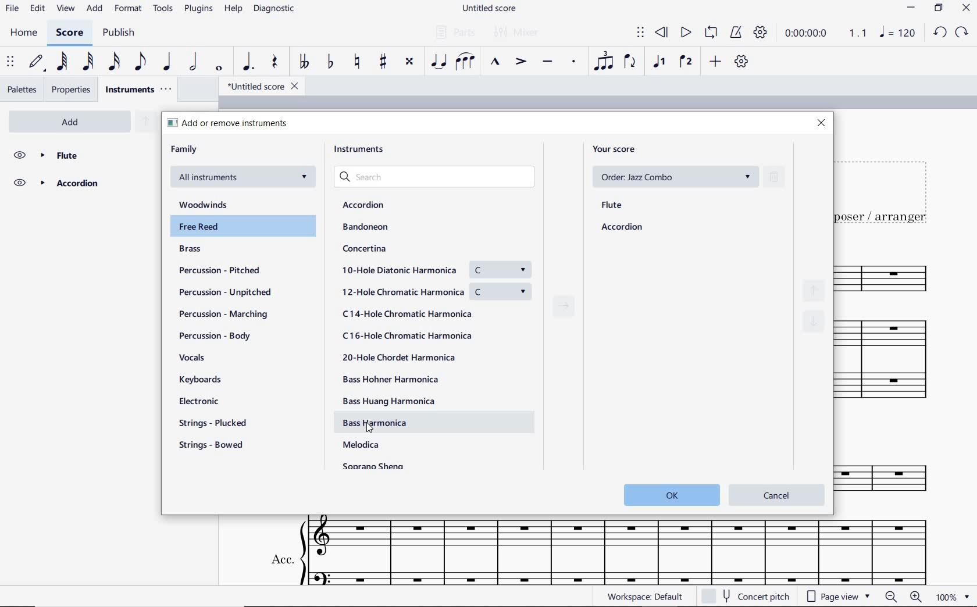 This screenshot has width=977, height=607. Describe the element at coordinates (757, 597) in the screenshot. I see `concert pitch` at that location.